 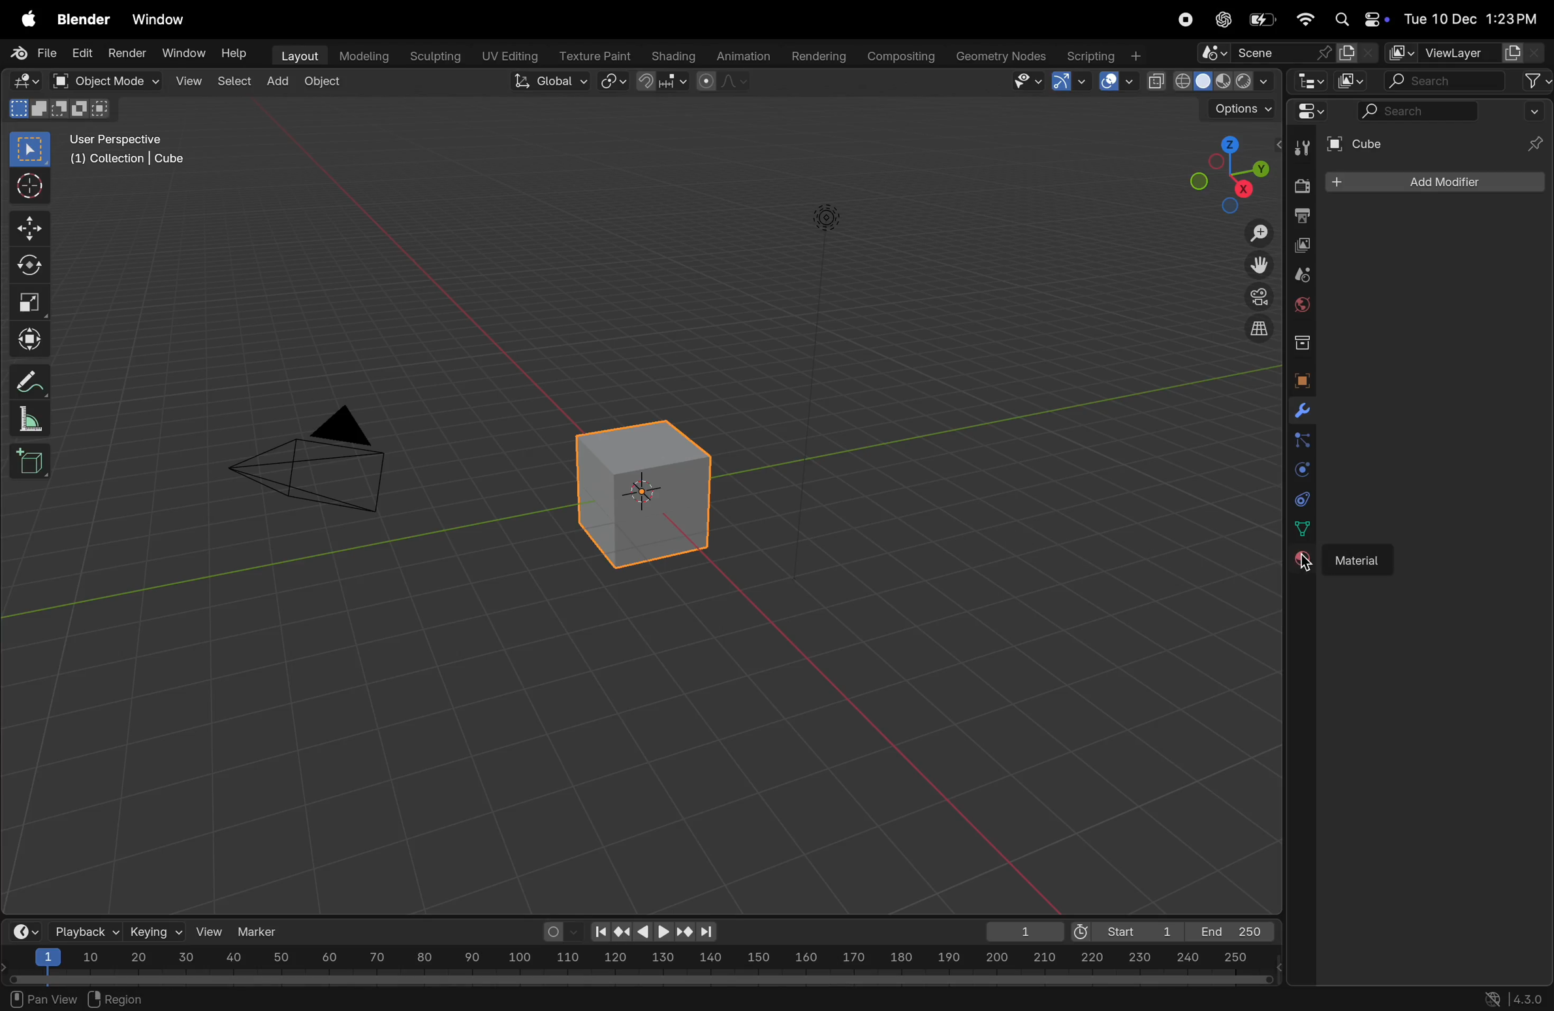 I want to click on auto keying, so click(x=559, y=931).